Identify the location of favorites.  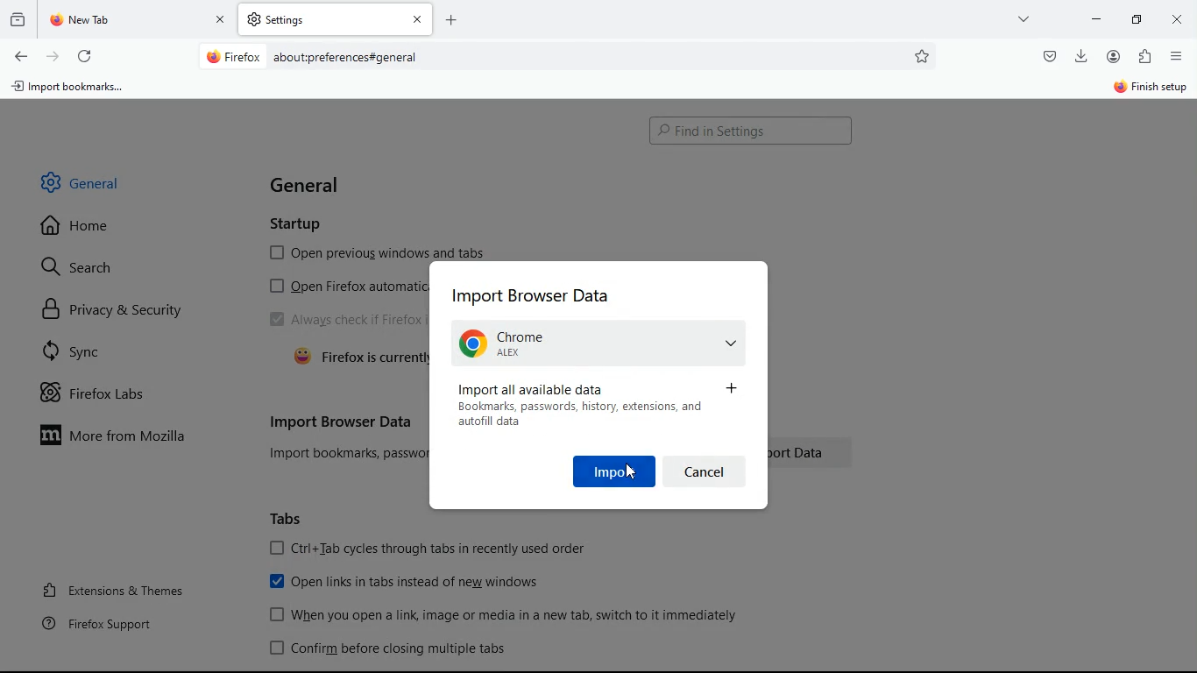
(923, 56).